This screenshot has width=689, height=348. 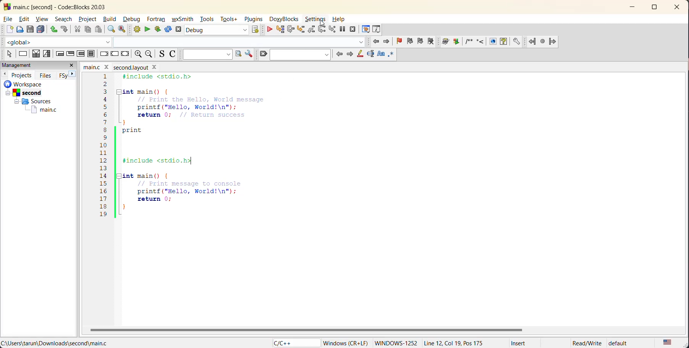 What do you see at coordinates (9, 20) in the screenshot?
I see `file` at bounding box center [9, 20].